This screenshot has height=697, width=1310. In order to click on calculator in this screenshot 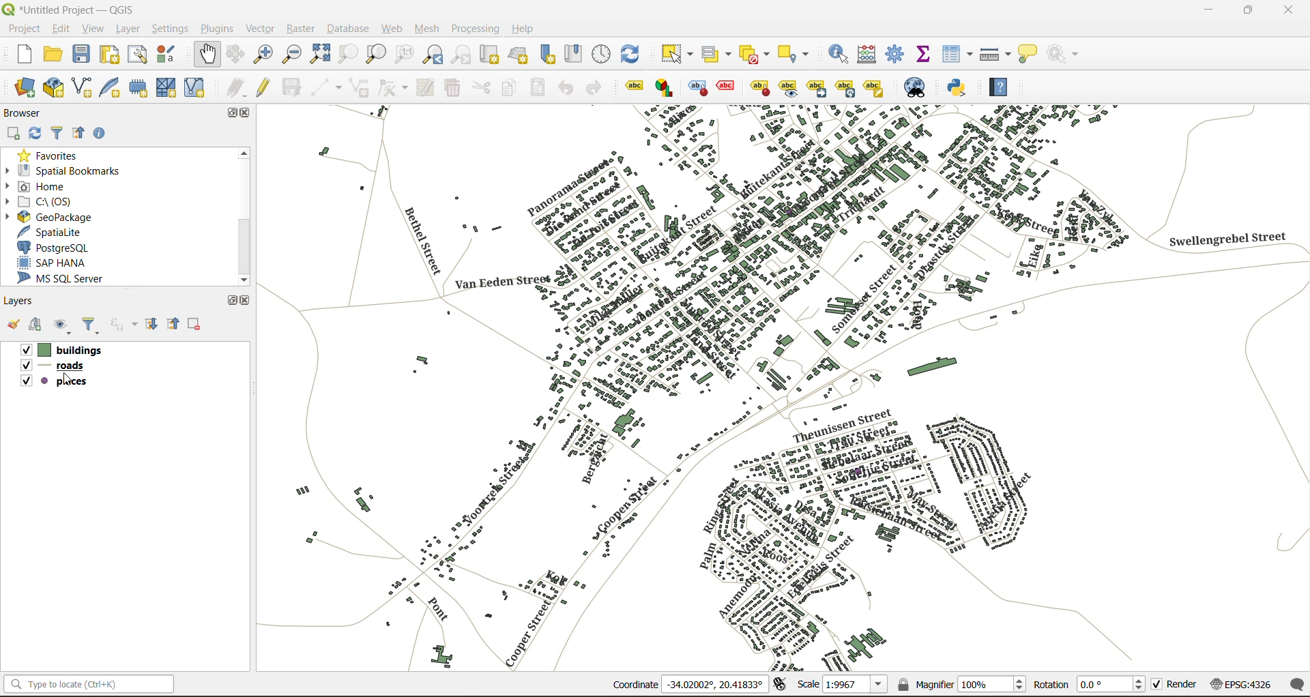, I will do `click(869, 55)`.